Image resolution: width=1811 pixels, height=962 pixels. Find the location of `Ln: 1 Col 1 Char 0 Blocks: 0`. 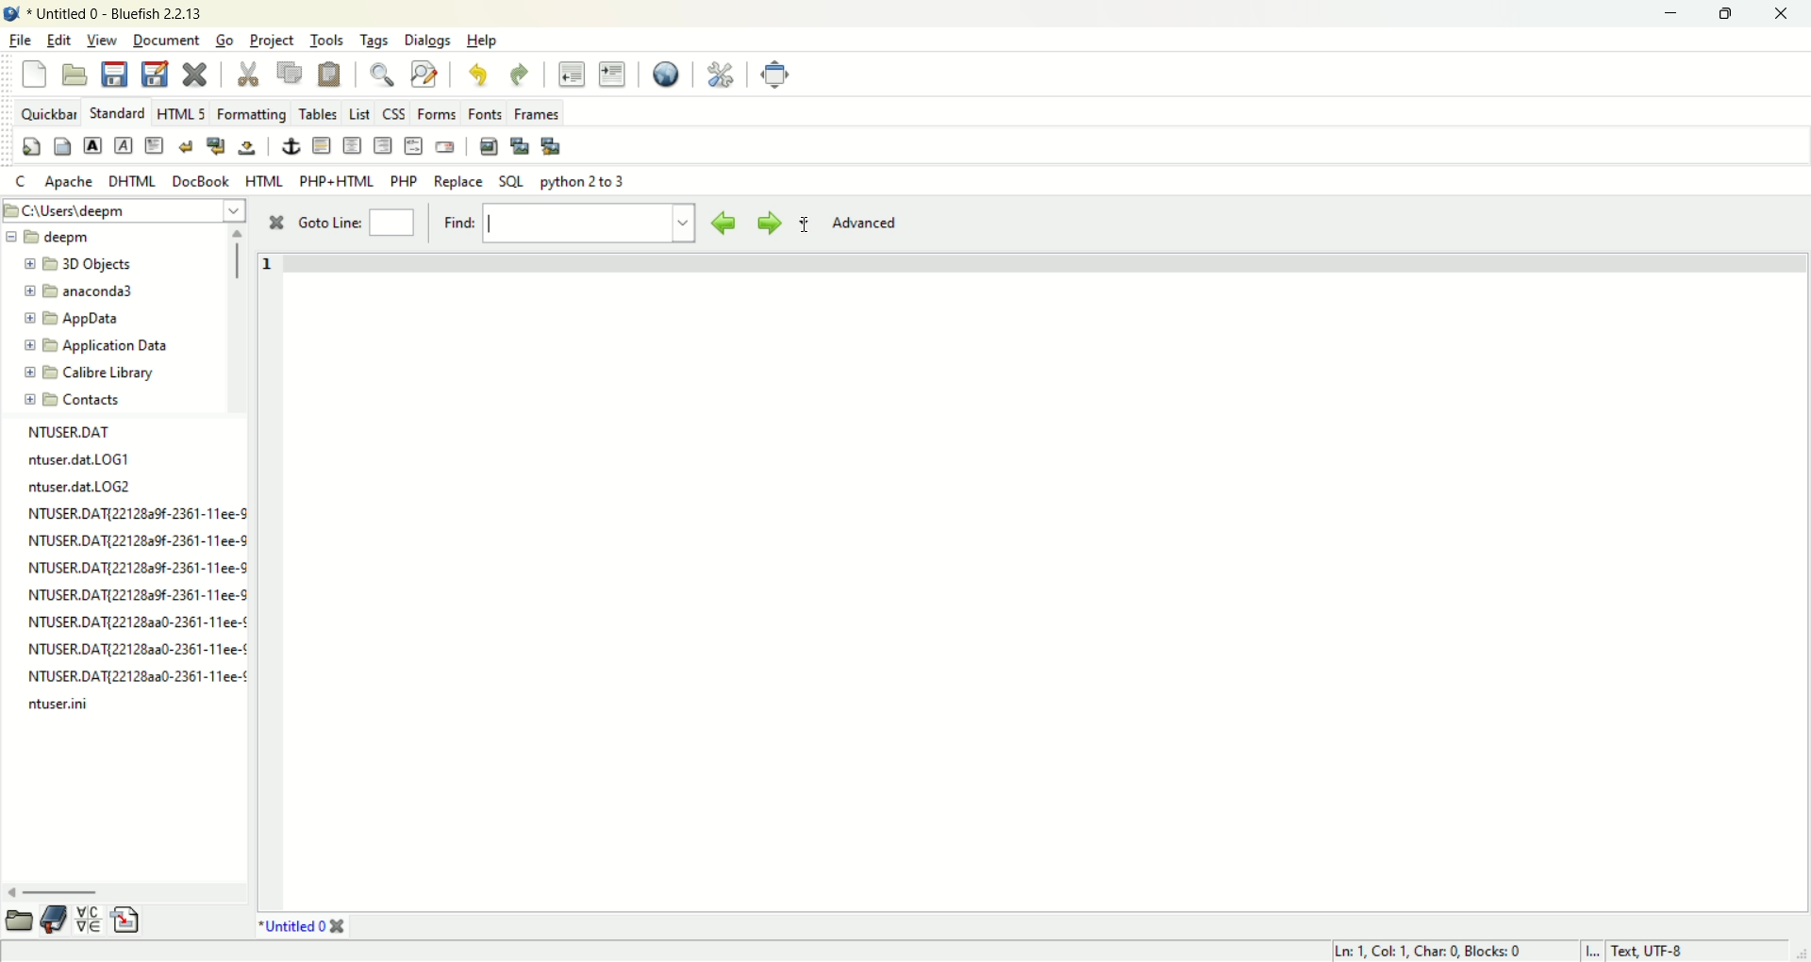

Ln: 1 Col 1 Char 0 Blocks: 0 is located at coordinates (1424, 950).